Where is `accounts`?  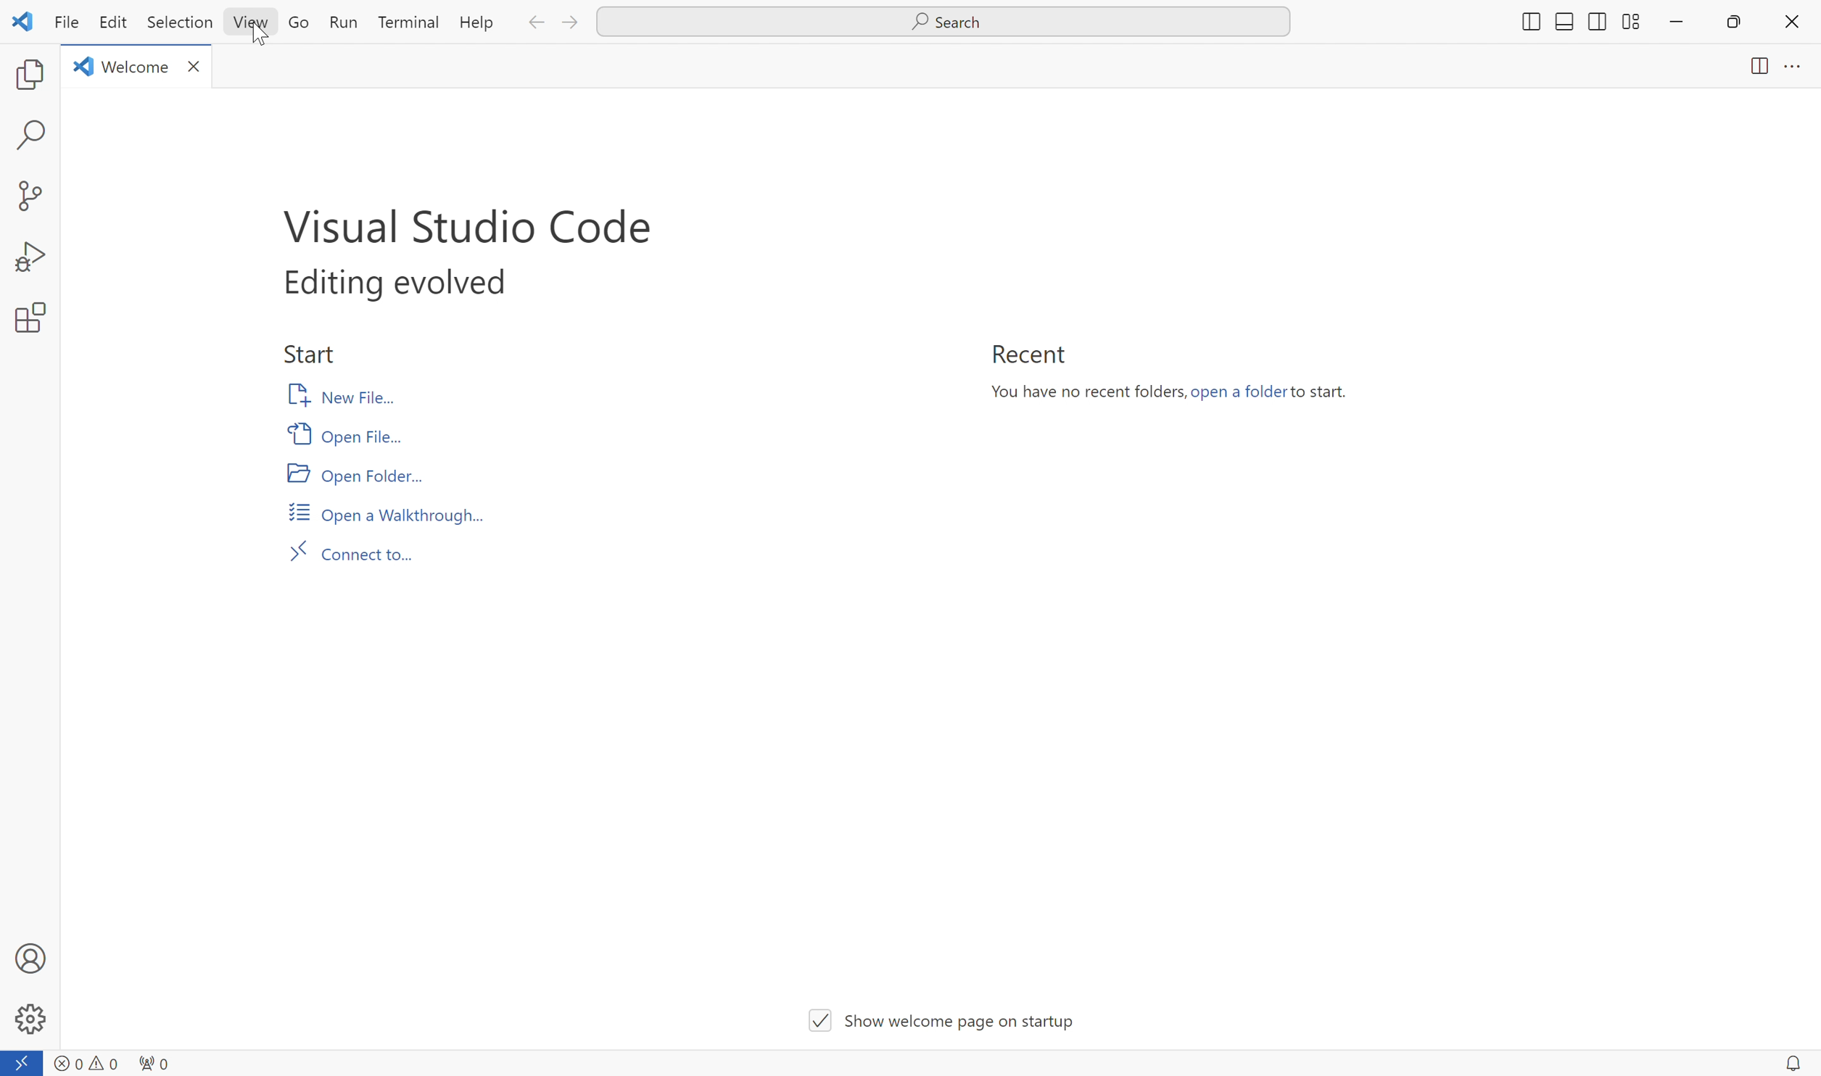
accounts is located at coordinates (33, 959).